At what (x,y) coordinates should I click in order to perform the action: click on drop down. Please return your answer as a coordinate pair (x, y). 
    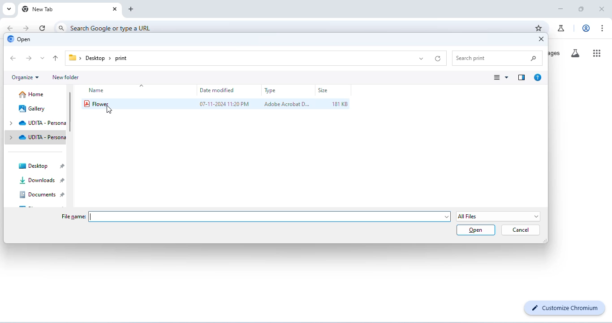
    Looking at the image, I should click on (143, 86).